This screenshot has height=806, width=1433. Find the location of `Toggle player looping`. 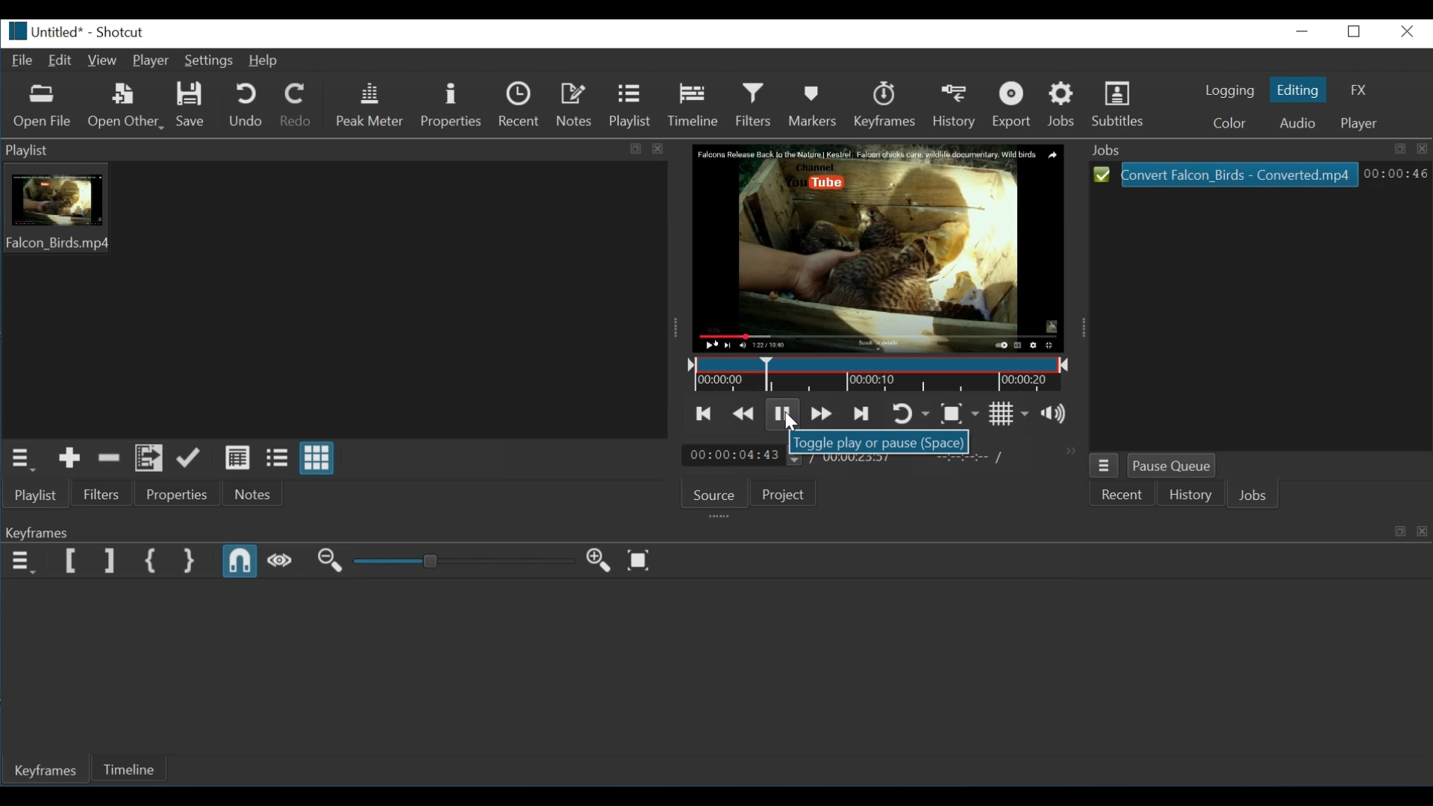

Toggle player looping is located at coordinates (908, 413).